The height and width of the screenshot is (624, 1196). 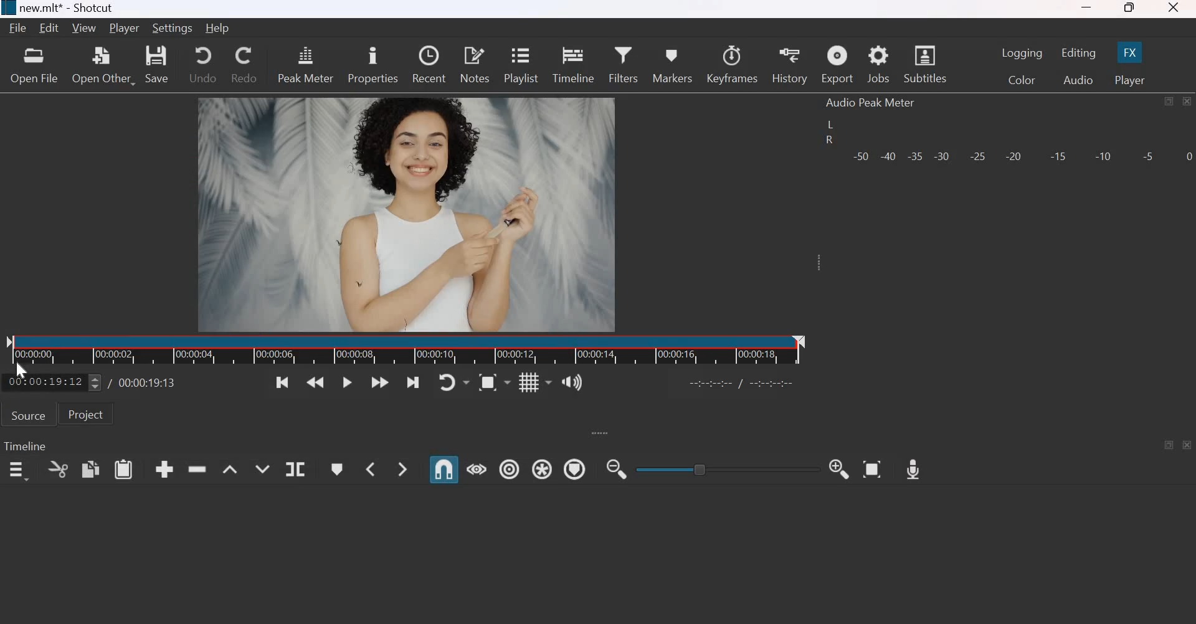 I want to click on close, so click(x=1187, y=101).